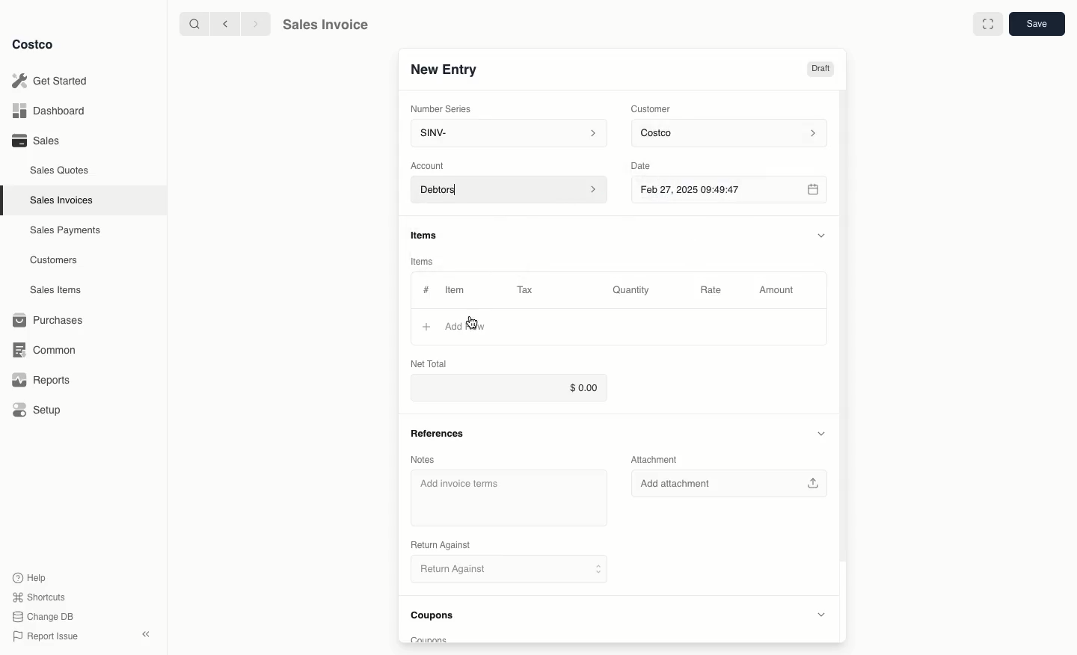  What do you see at coordinates (712, 291) in the screenshot?
I see `Rate` at bounding box center [712, 291].